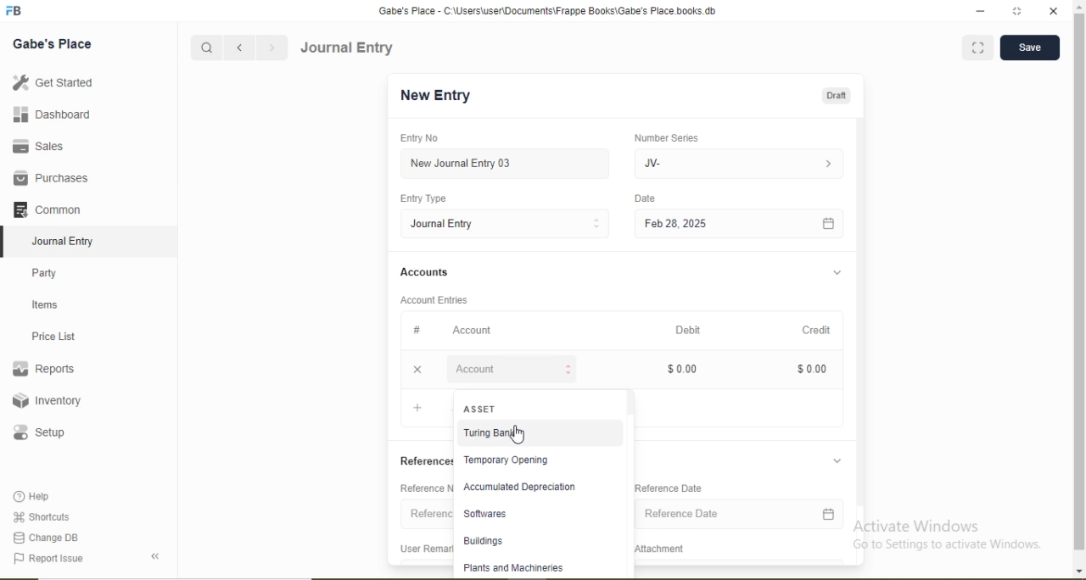 This screenshot has height=580, width=1086. I want to click on Debit, so click(691, 330).